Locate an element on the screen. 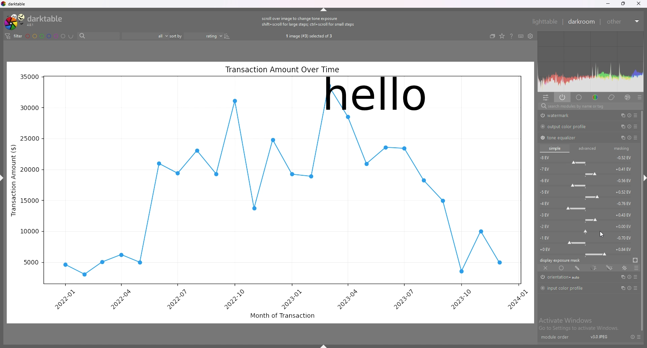  35000 is located at coordinates (29, 77).